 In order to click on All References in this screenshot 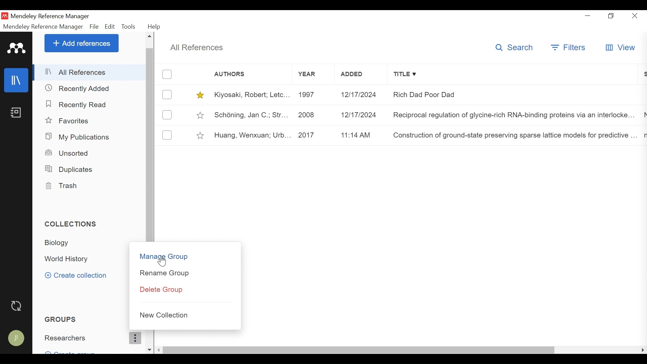, I will do `click(90, 72)`.